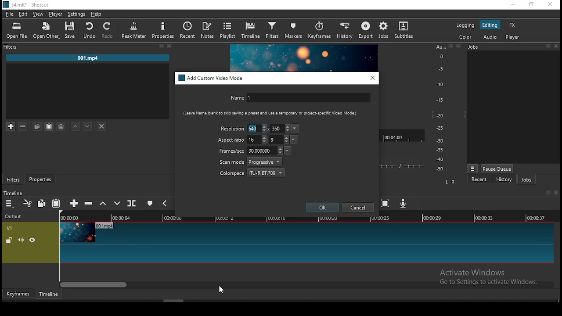  I want to click on resolution presets, so click(296, 129).